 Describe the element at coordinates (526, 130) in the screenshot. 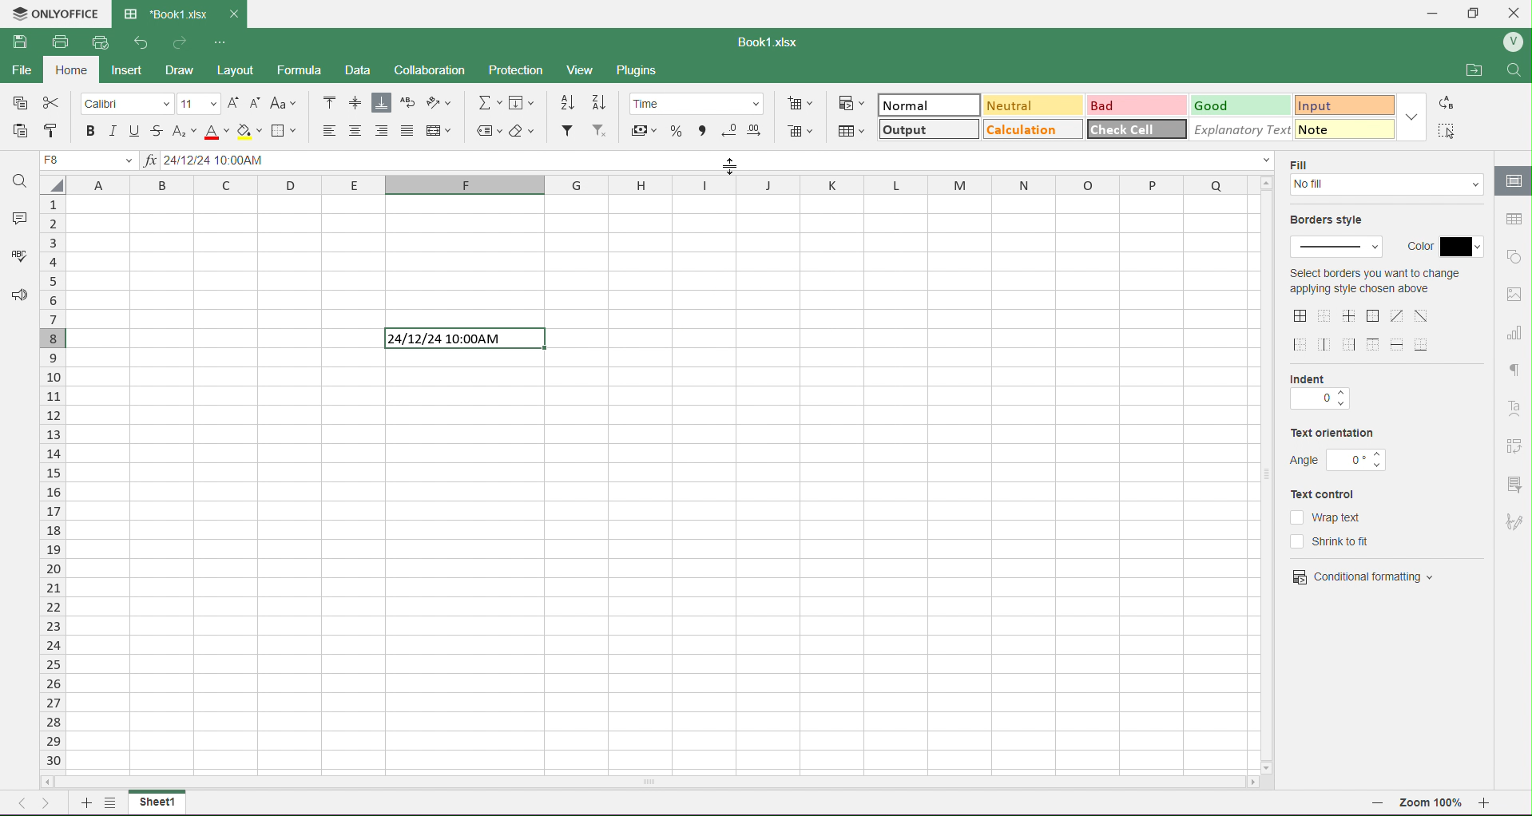

I see `Clear` at that location.